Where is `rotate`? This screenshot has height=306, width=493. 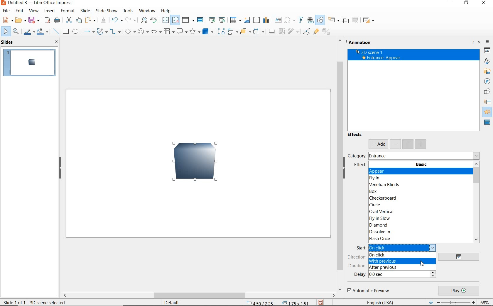 rotate is located at coordinates (222, 31).